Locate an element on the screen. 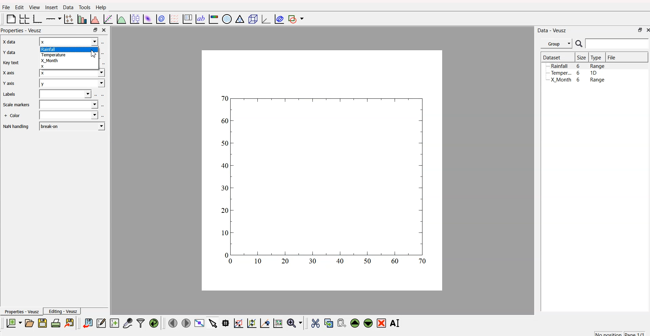  Group is located at coordinates (556, 44).